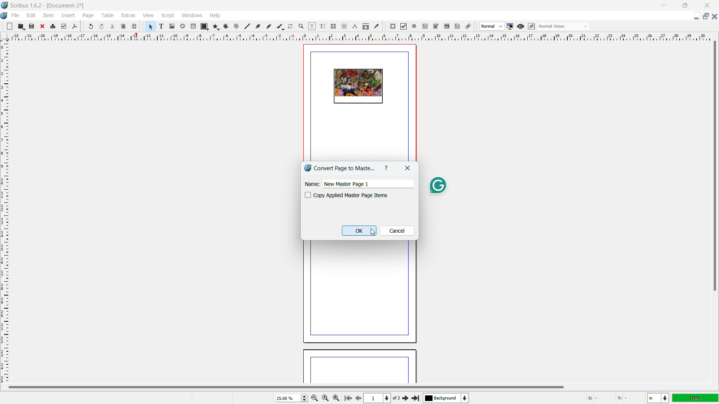 Image resolution: width=719 pixels, height=404 pixels. I want to click on logo, so click(307, 168).